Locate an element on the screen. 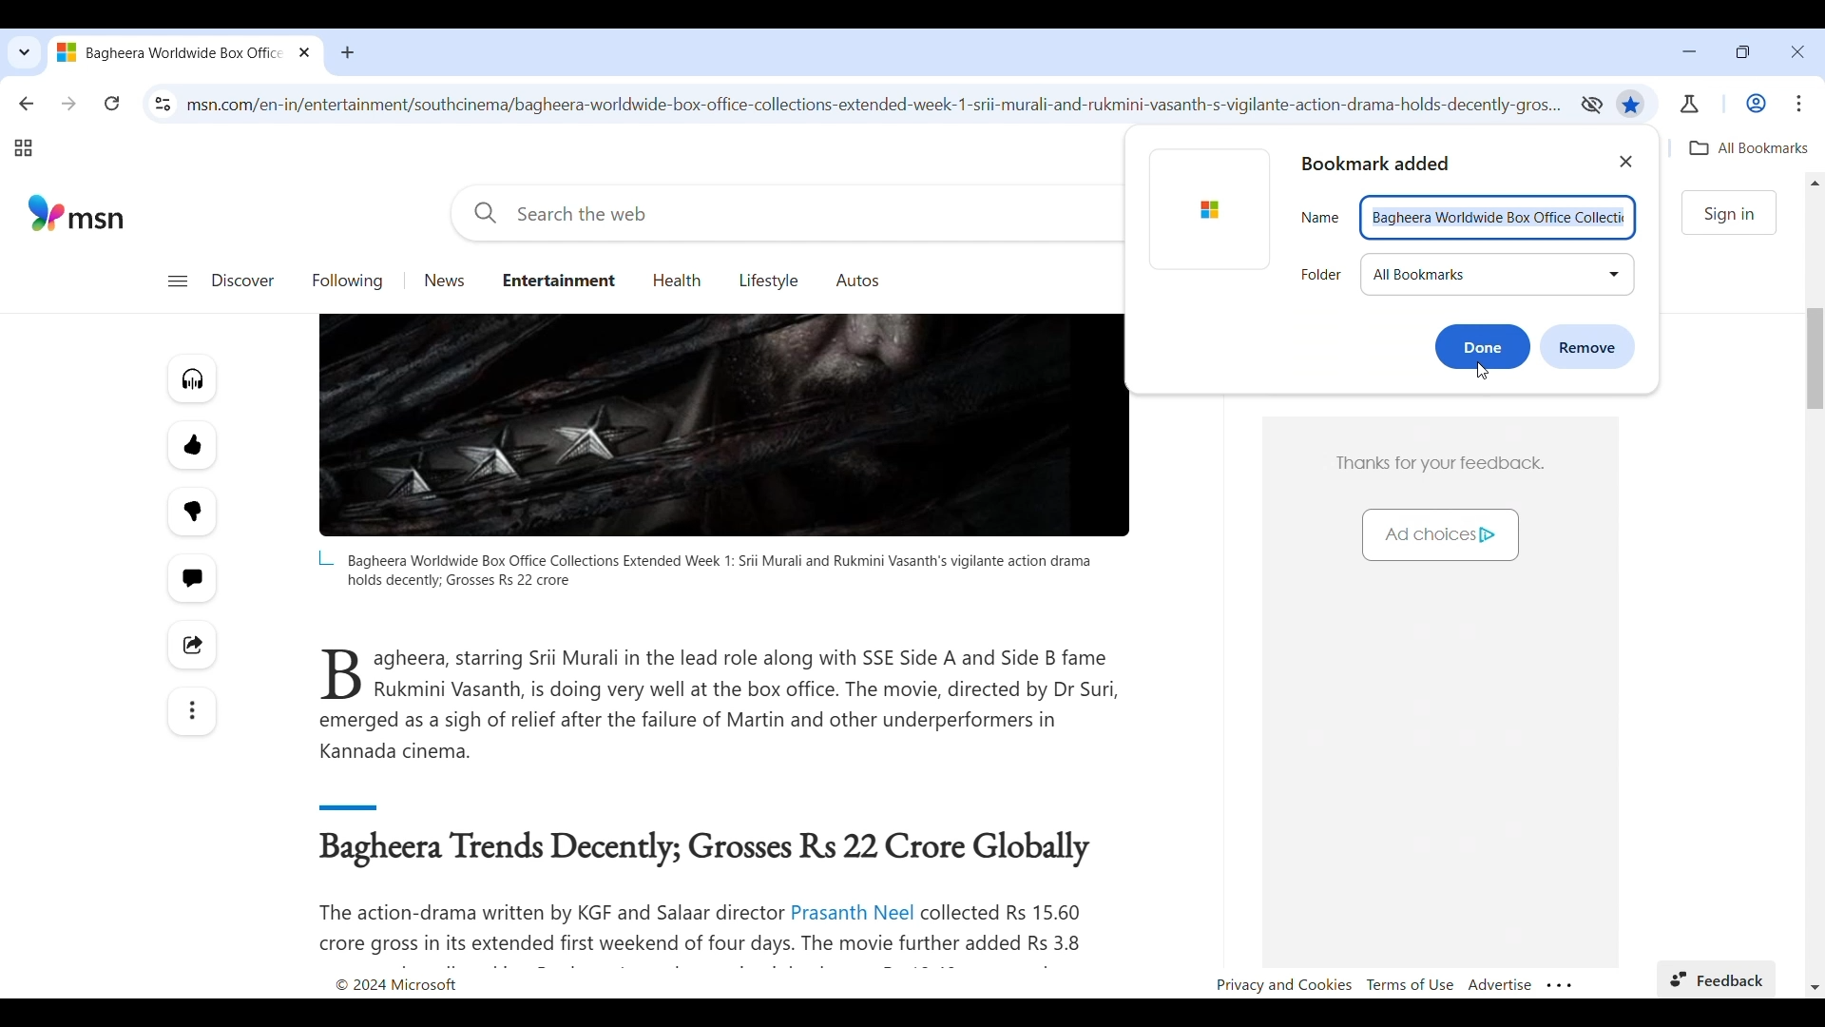 This screenshot has height=1027, width=1825. Listen to this article is located at coordinates (192, 378).